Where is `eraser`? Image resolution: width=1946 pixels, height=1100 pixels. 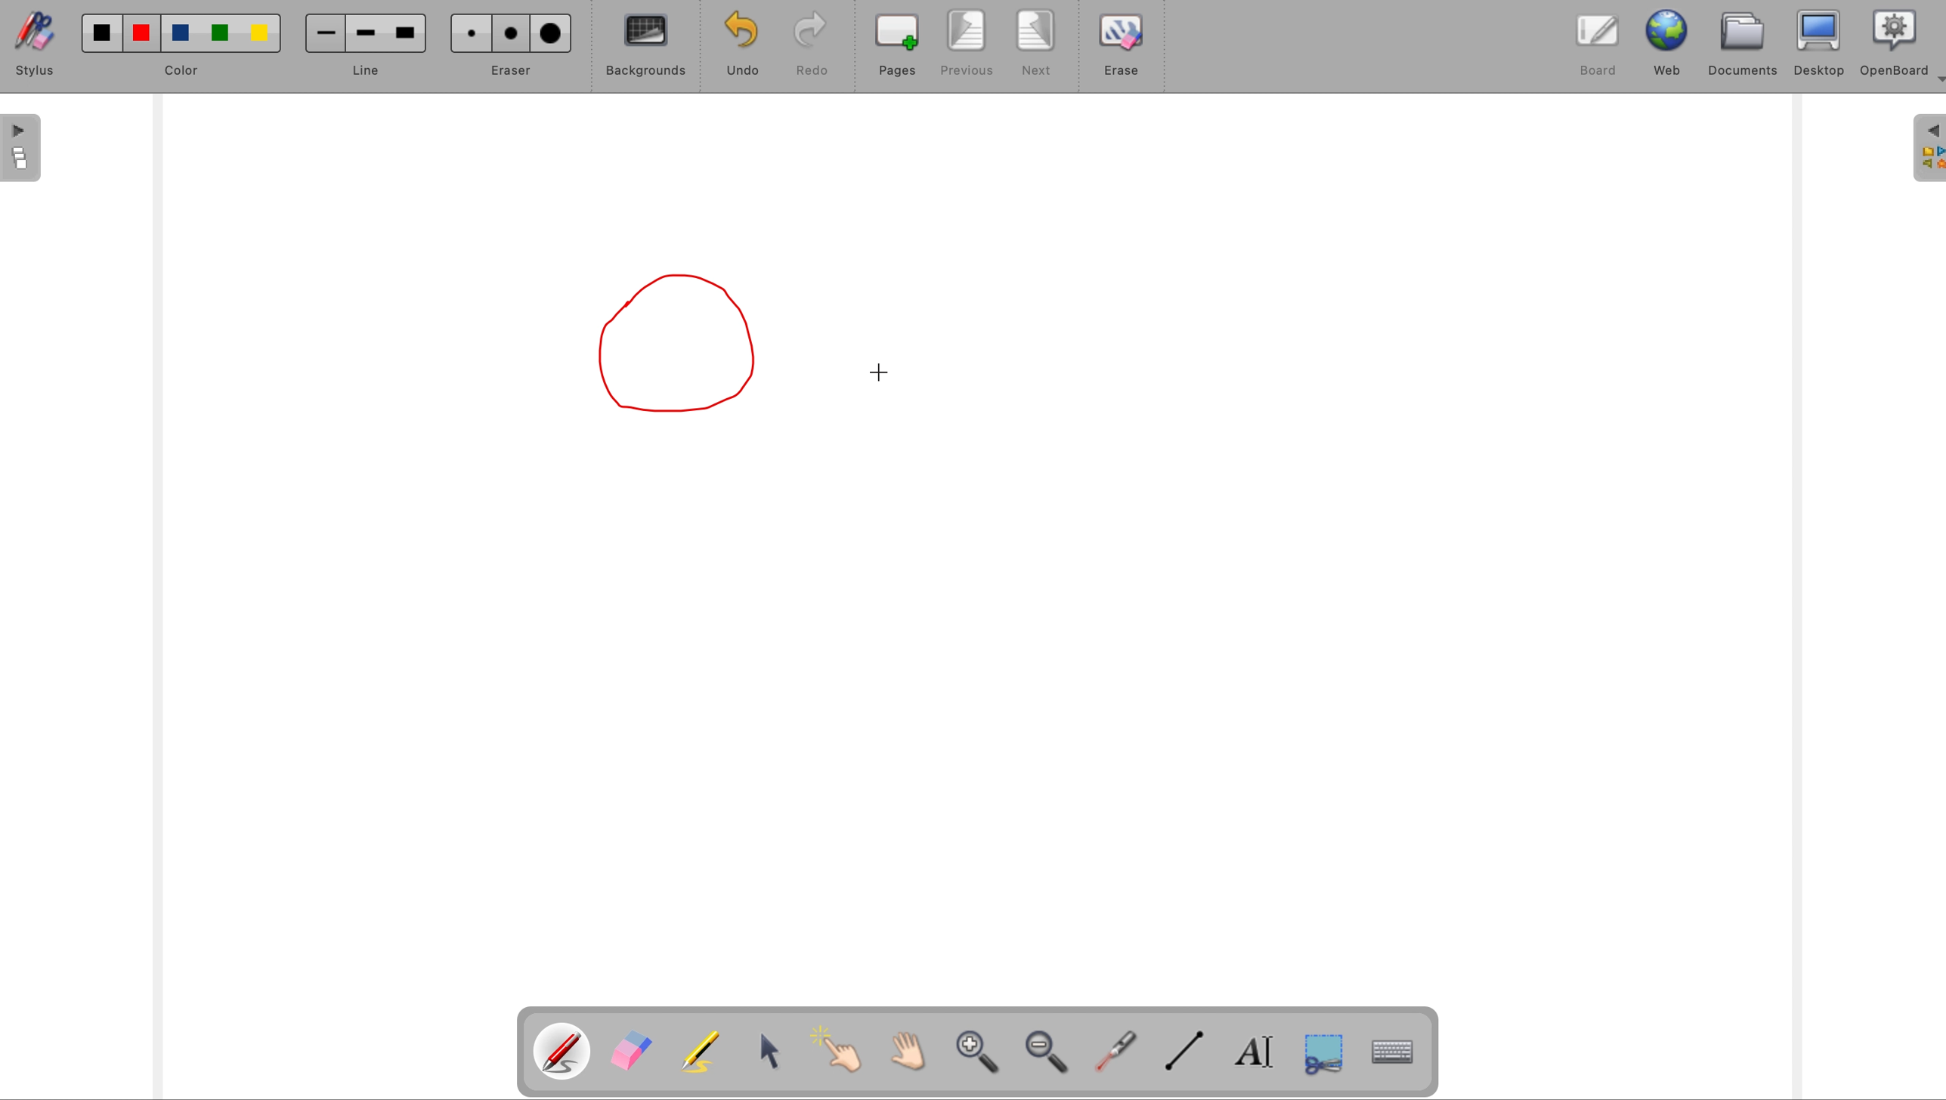
eraser is located at coordinates (513, 45).